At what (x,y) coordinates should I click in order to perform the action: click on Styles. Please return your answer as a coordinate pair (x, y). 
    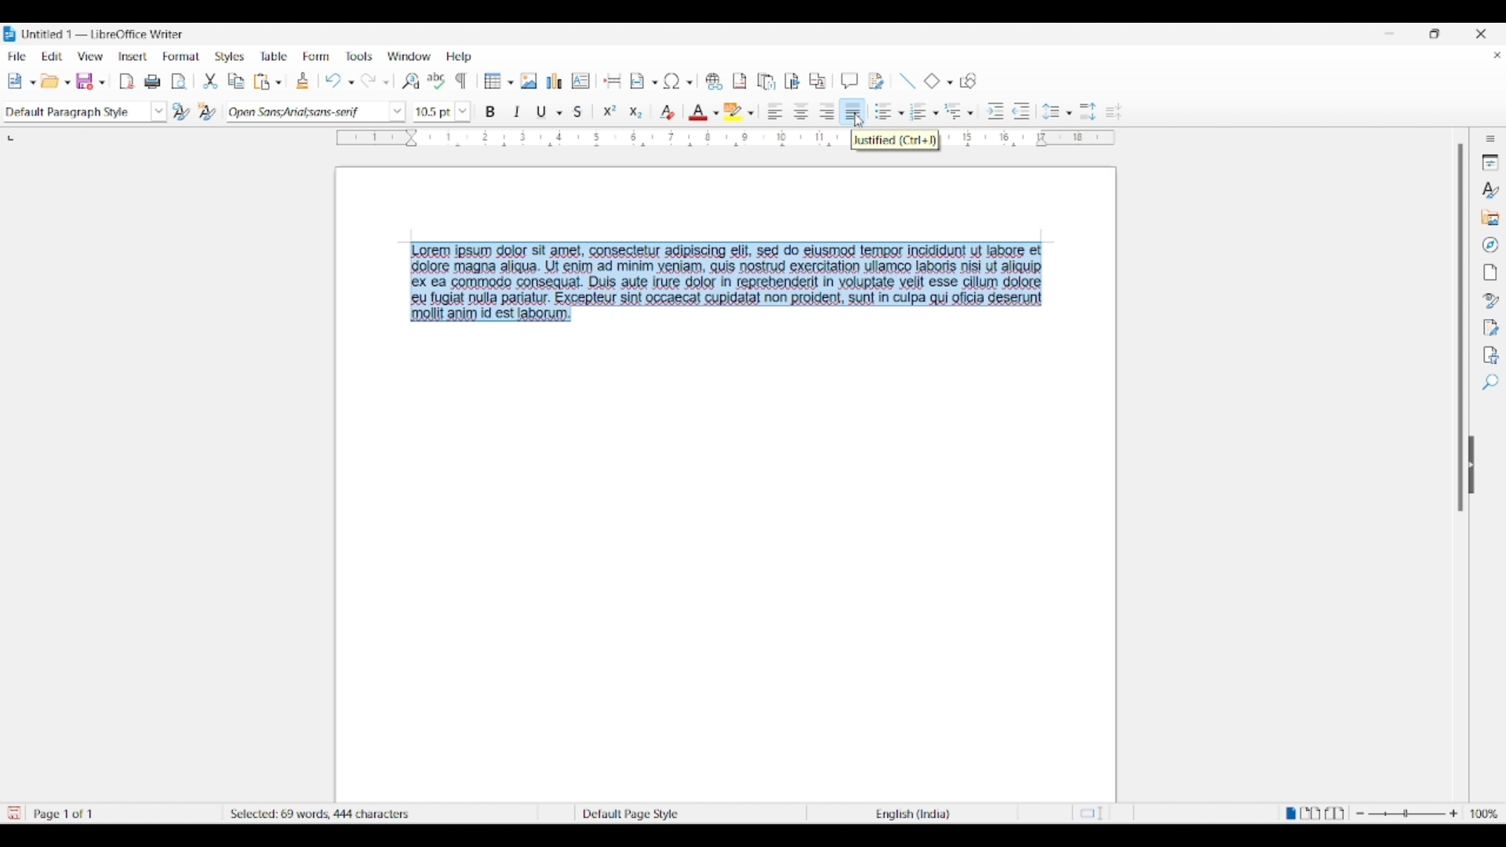
    Looking at the image, I should click on (1490, 189).